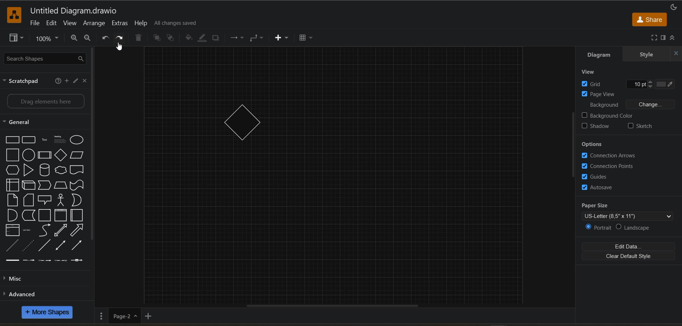 This screenshot has width=682, height=326. I want to click on triangle, so click(29, 170).